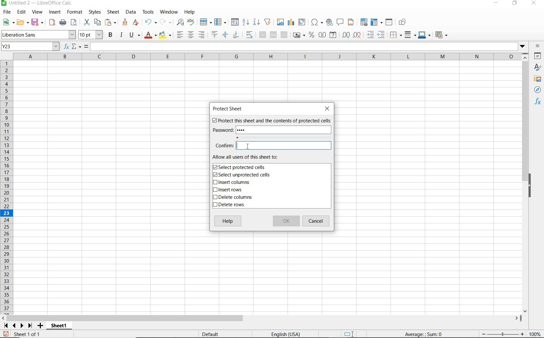 This screenshot has width=544, height=338. I want to click on WINDOW, so click(169, 12).